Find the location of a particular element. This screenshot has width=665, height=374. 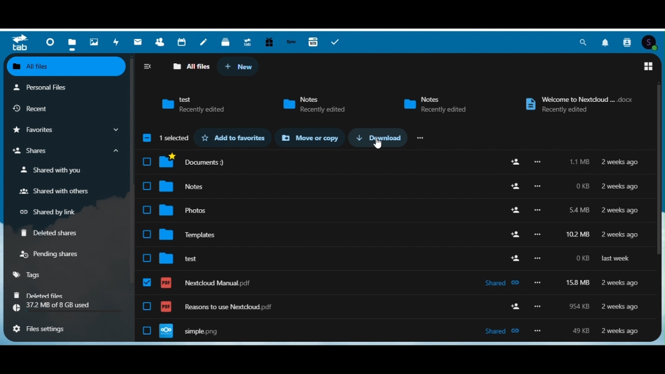

notes  is located at coordinates (395, 186).